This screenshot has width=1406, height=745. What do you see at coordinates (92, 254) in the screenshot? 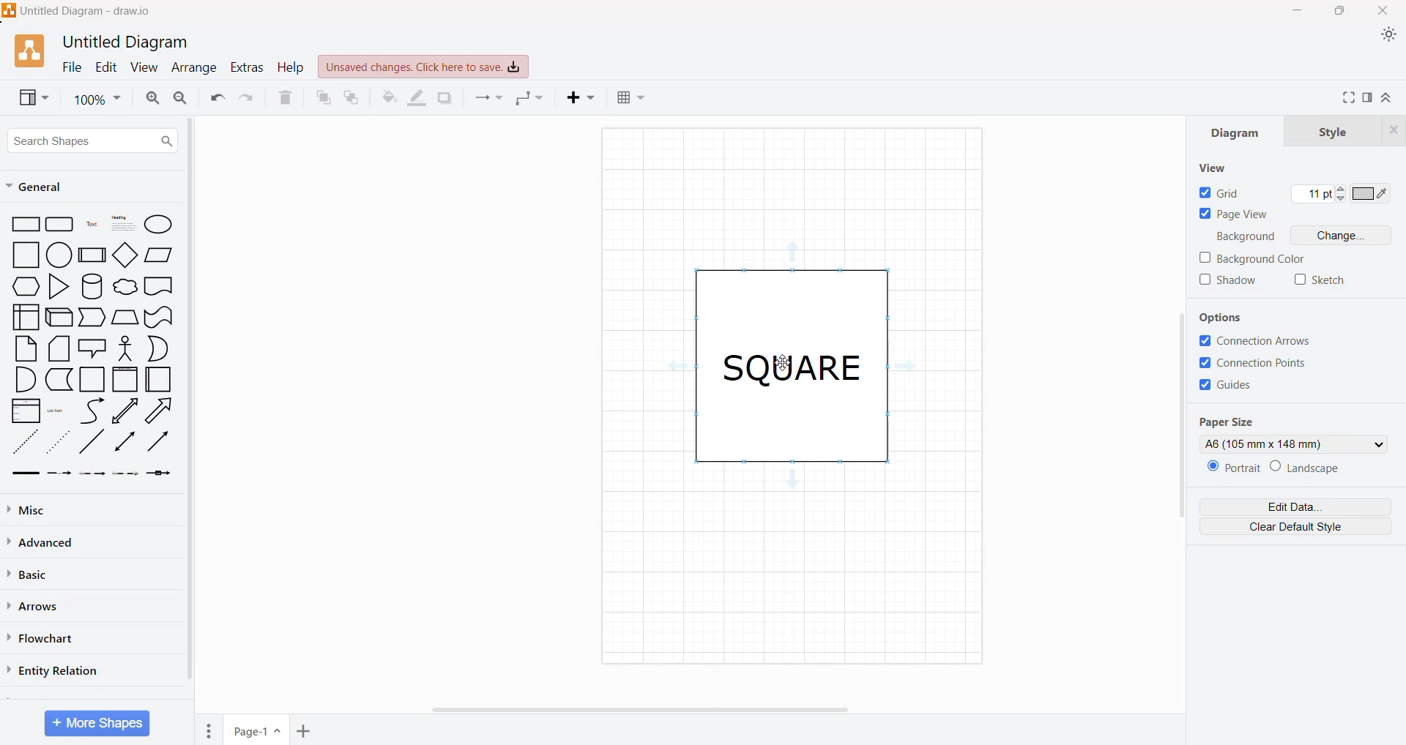
I see `Subprocess` at bounding box center [92, 254].